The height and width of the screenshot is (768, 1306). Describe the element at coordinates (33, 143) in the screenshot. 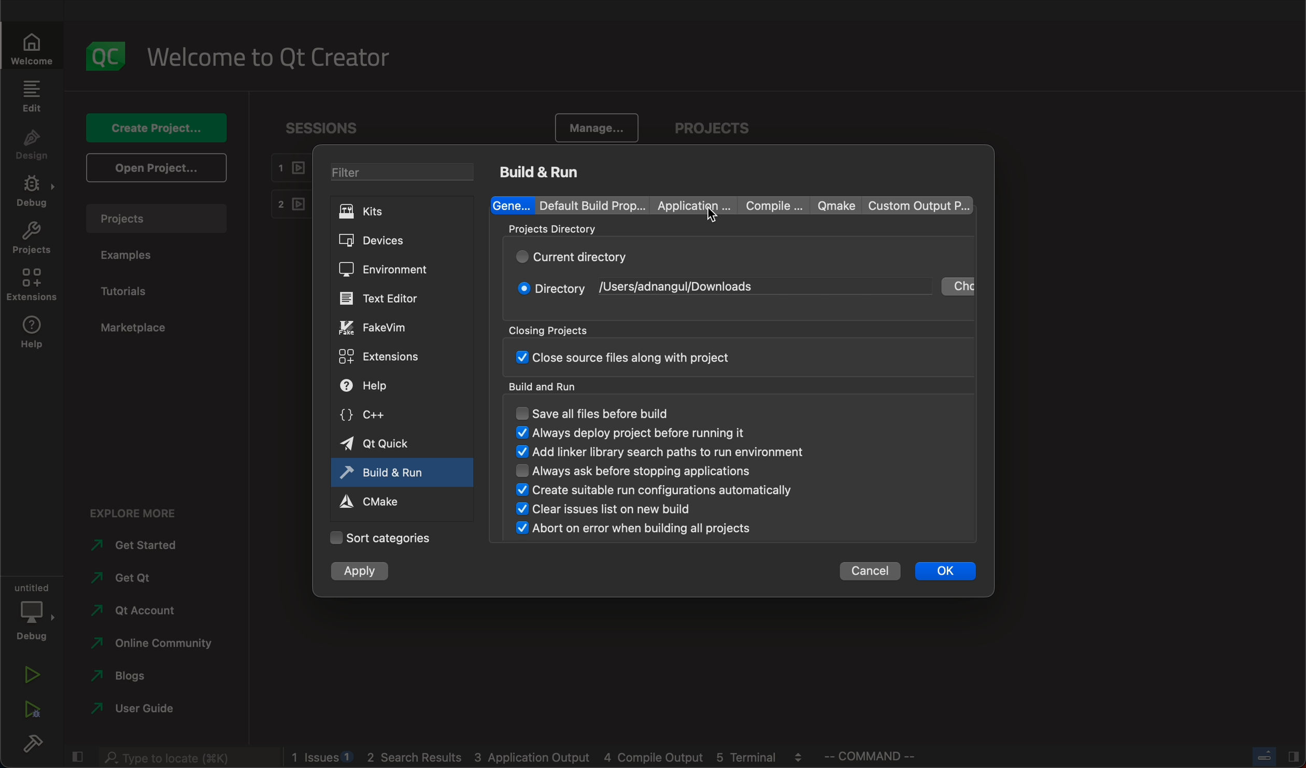

I see `design` at that location.